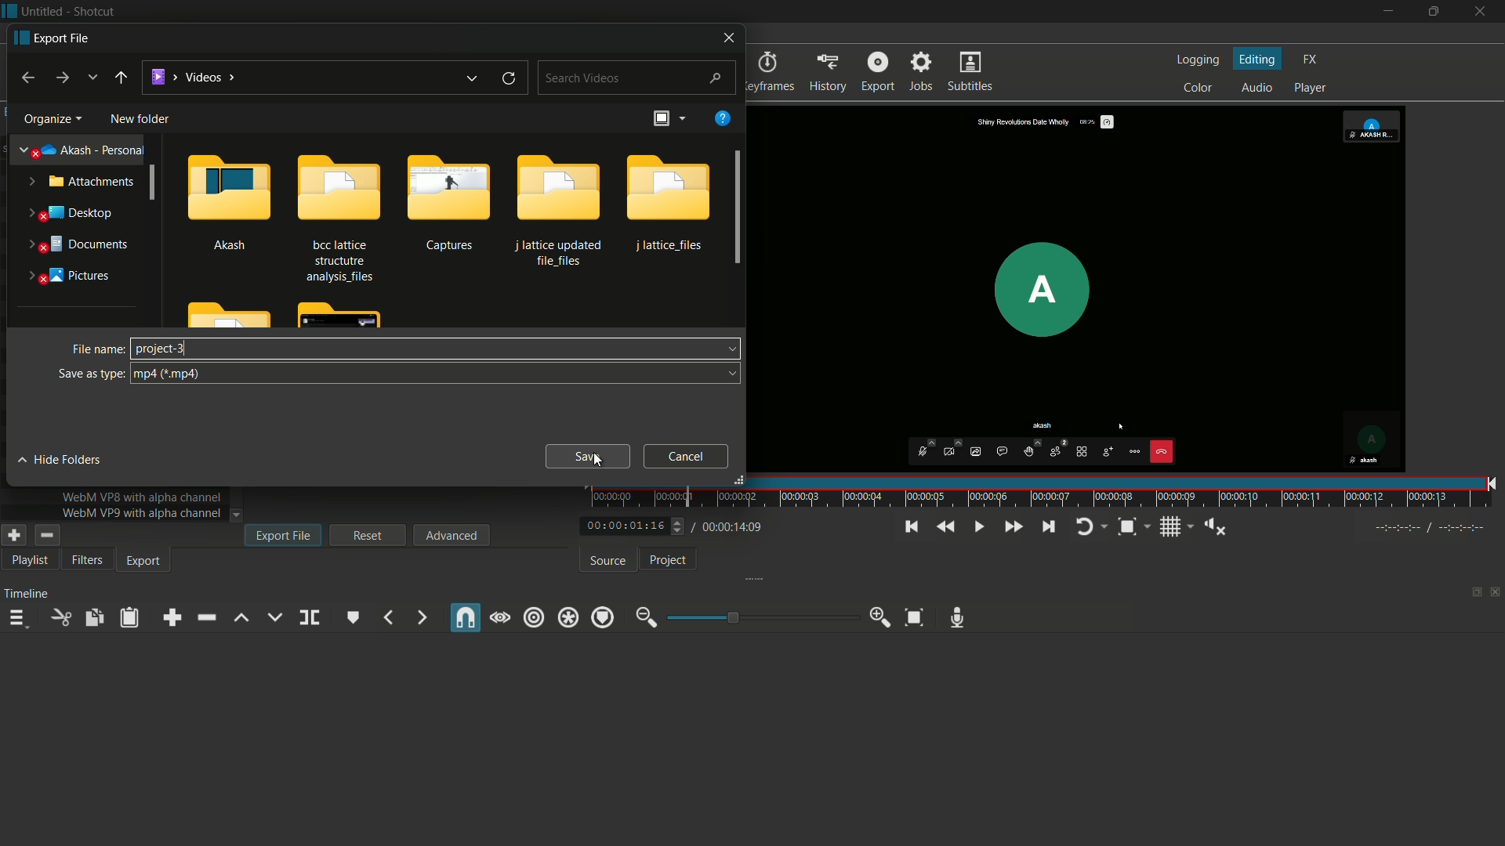  I want to click on toggle play or pause, so click(979, 527).